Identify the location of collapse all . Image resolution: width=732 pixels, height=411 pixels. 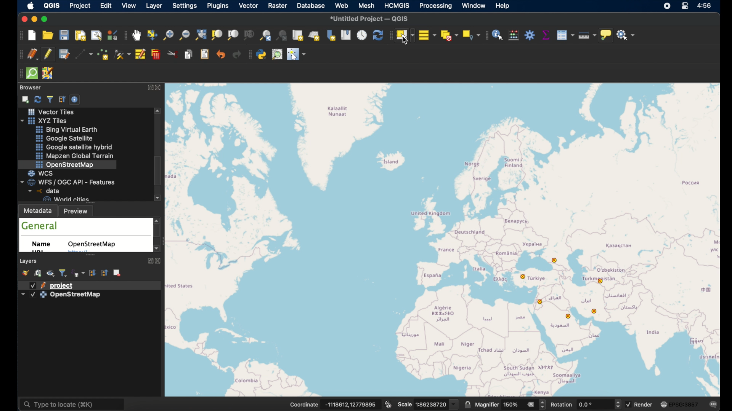
(62, 99).